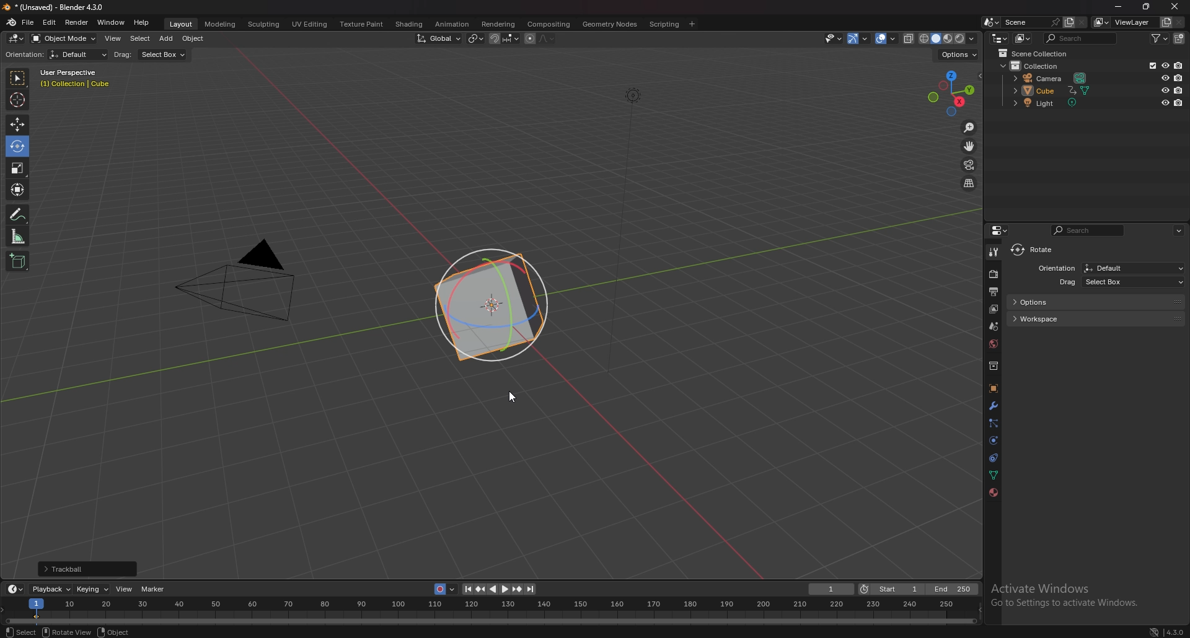  Describe the element at coordinates (1166, 22) in the screenshot. I see `add view layer` at that location.